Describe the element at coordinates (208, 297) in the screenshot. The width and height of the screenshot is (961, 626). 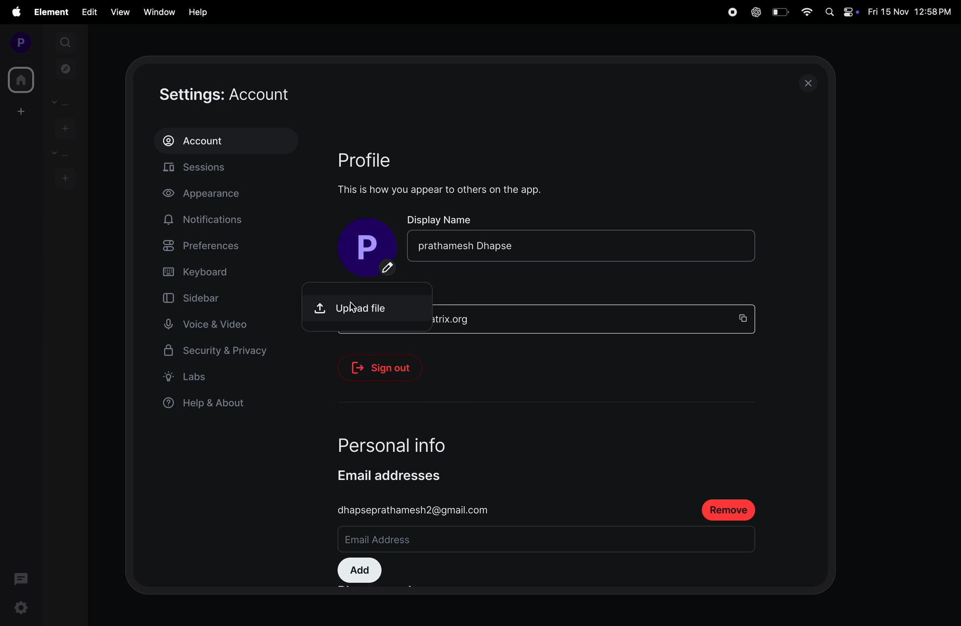
I see `sidebar` at that location.